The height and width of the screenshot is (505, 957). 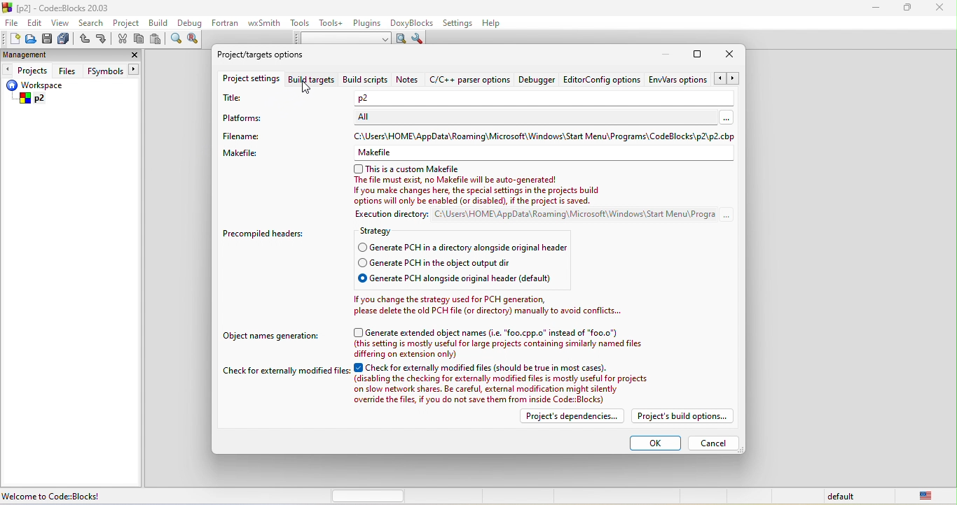 I want to click on env option, so click(x=693, y=80).